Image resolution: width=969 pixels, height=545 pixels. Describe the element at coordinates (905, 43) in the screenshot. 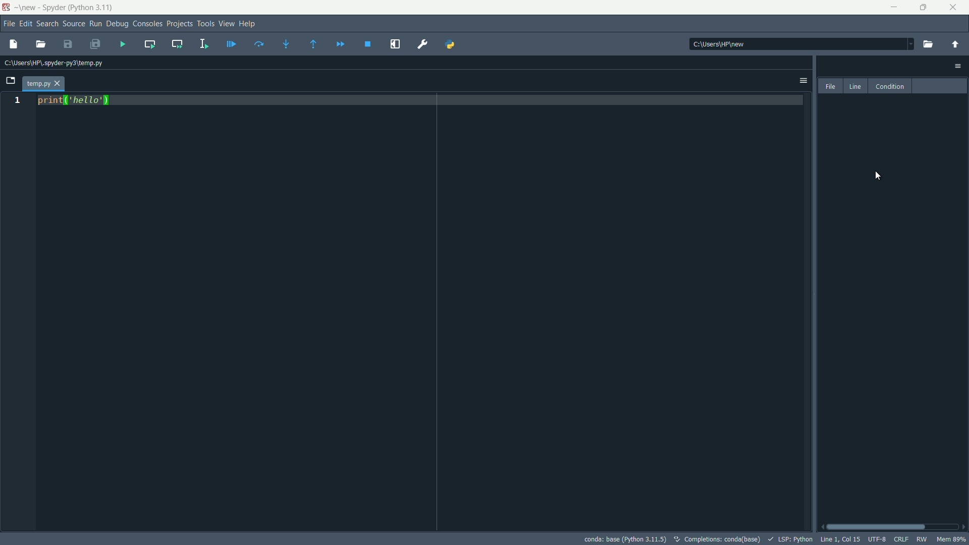

I see `dropdown icon` at that location.